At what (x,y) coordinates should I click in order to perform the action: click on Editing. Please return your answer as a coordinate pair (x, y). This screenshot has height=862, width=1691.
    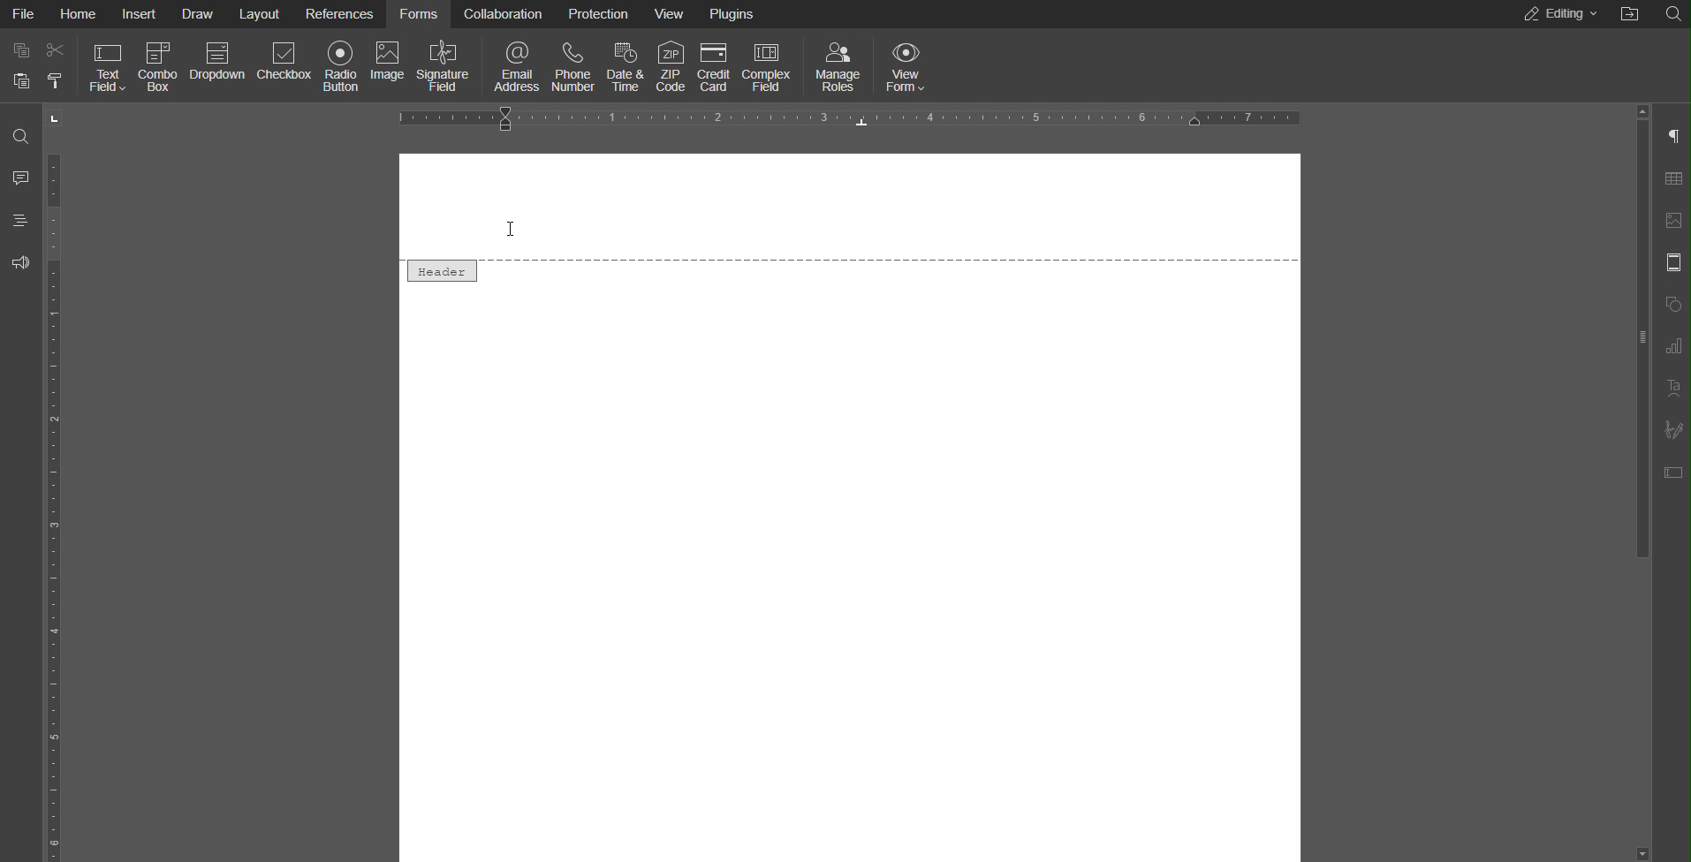
    Looking at the image, I should click on (1557, 15).